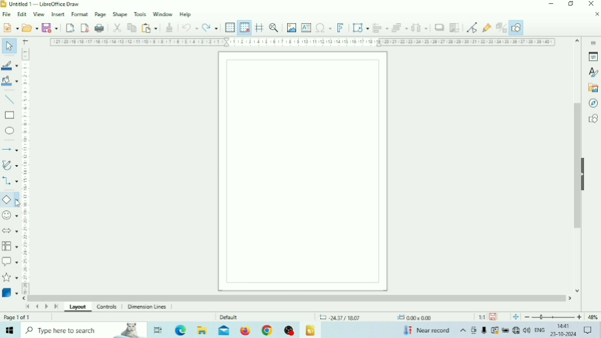 Image resolution: width=601 pixels, height=338 pixels. I want to click on Insert, so click(58, 14).